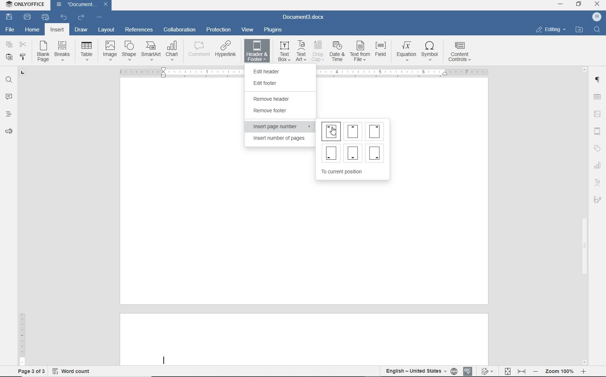 This screenshot has width=606, height=377. Describe the element at coordinates (129, 52) in the screenshot. I see `SHAPE` at that location.